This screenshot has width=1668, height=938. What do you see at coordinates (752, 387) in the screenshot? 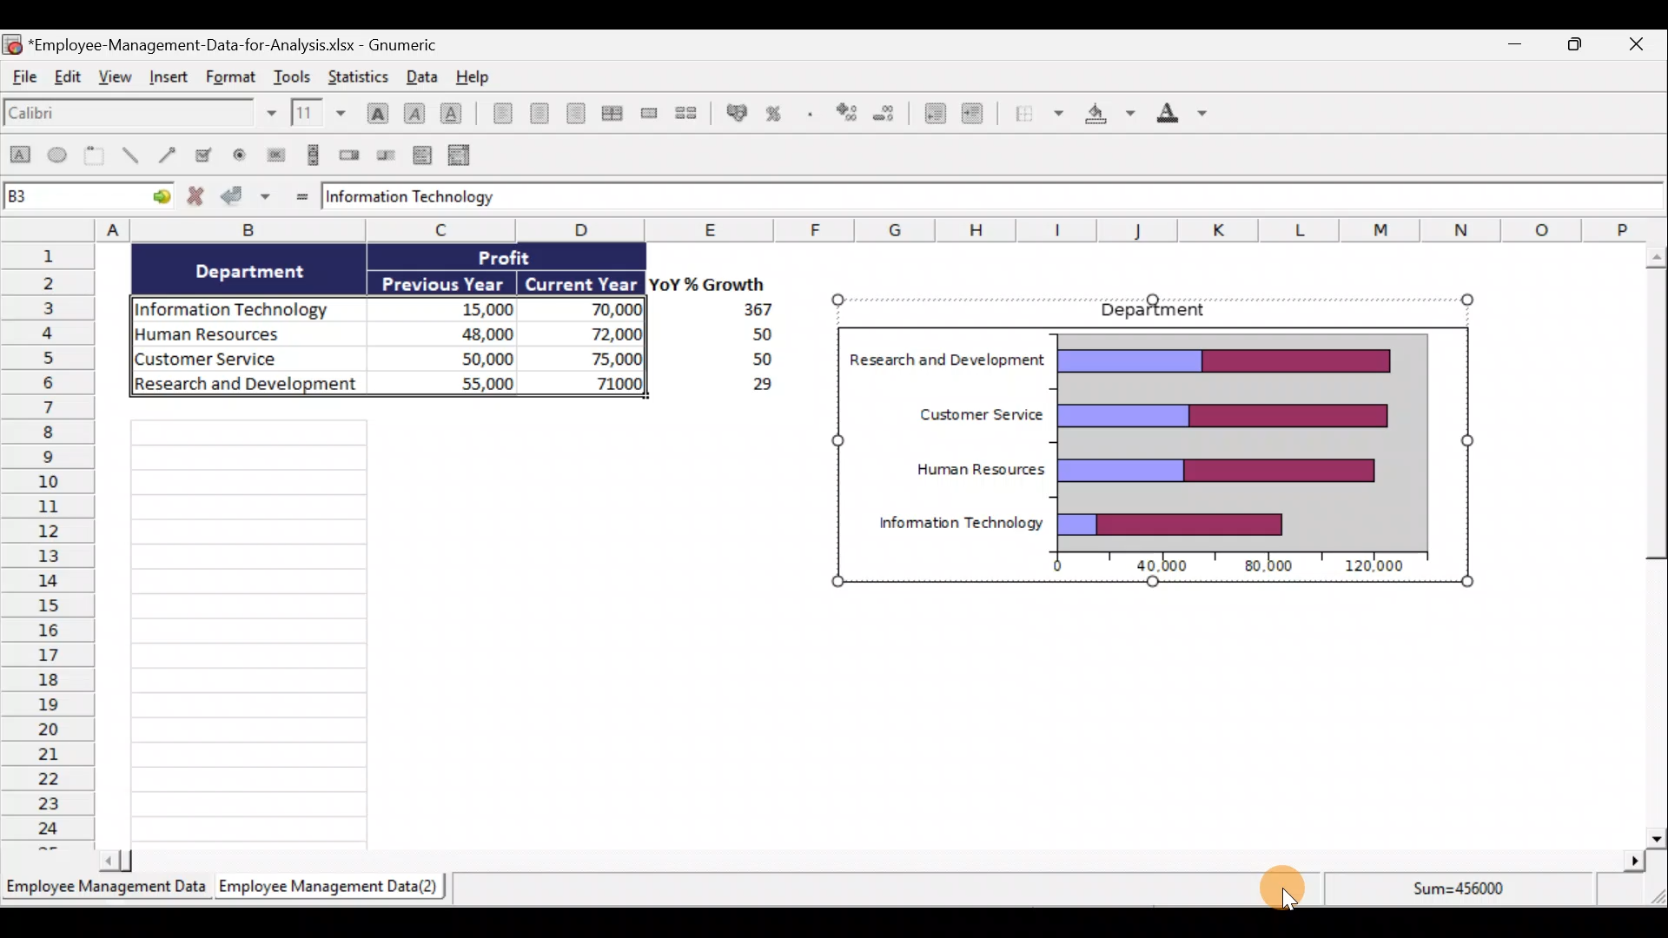
I see `29` at bounding box center [752, 387].